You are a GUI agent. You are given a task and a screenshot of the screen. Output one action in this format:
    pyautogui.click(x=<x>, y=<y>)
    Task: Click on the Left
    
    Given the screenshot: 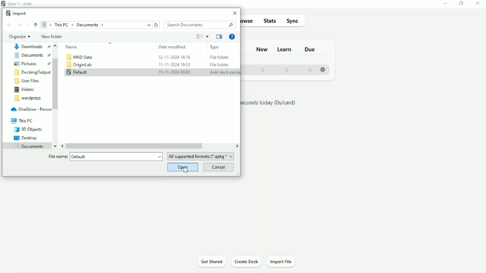 What is the action you would take?
    pyautogui.click(x=62, y=145)
    